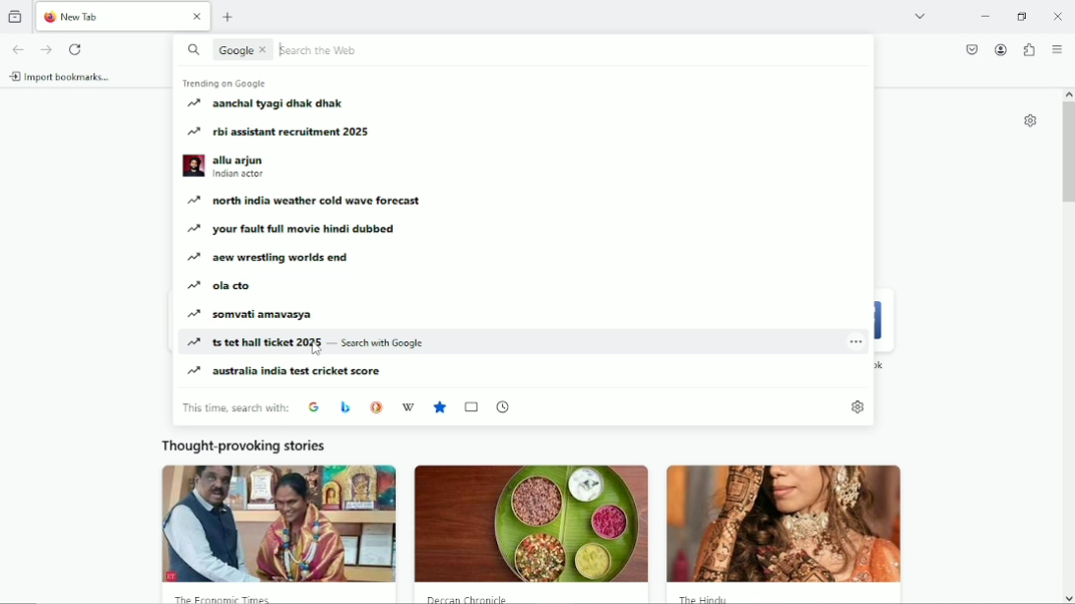 Image resolution: width=1075 pixels, height=604 pixels. What do you see at coordinates (280, 524) in the screenshot?
I see `image` at bounding box center [280, 524].